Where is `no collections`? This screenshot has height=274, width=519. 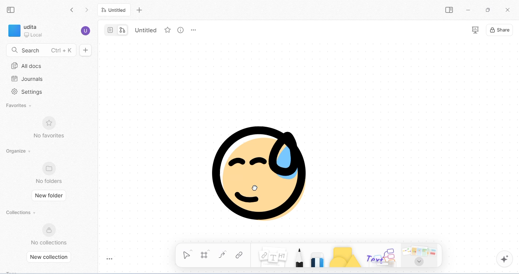 no collections is located at coordinates (49, 234).